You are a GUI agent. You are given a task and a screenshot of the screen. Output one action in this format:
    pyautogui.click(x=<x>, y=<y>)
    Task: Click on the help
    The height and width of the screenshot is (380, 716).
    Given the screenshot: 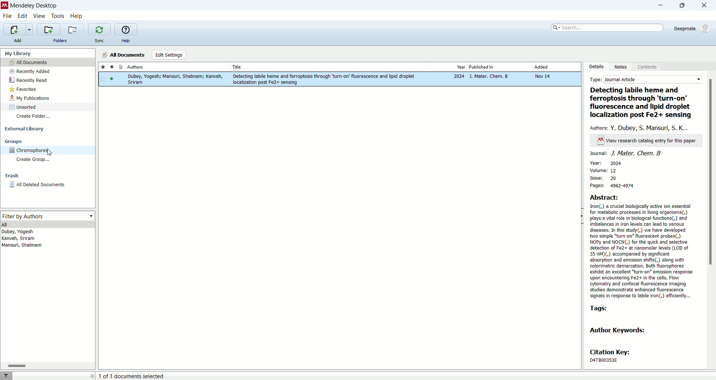 What is the action you would take?
    pyautogui.click(x=76, y=16)
    